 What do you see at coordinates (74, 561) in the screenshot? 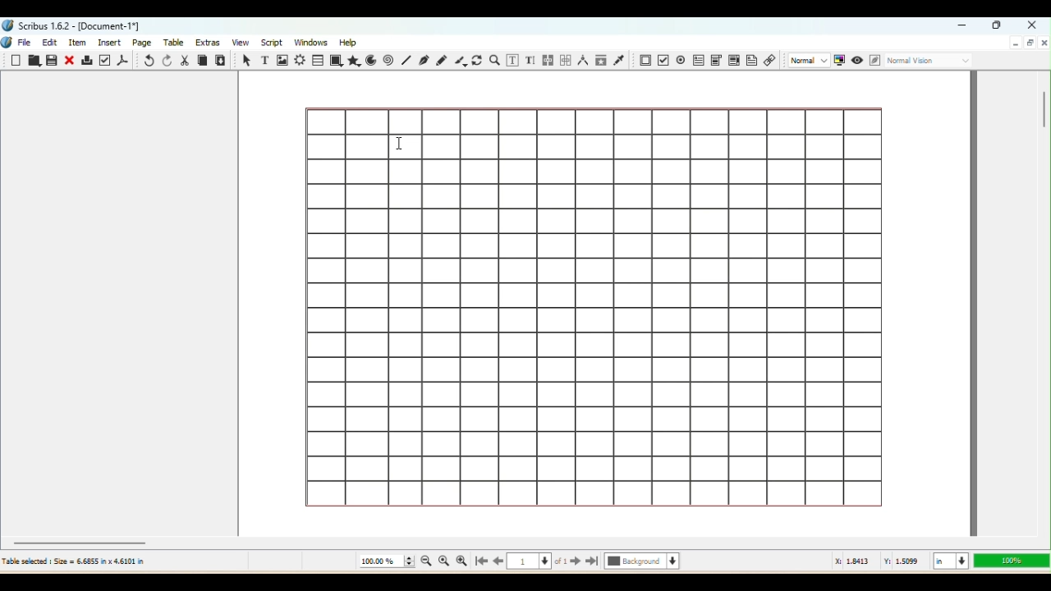
I see `Table selected Size 6.6855 in x 4.6101 in` at bounding box center [74, 561].